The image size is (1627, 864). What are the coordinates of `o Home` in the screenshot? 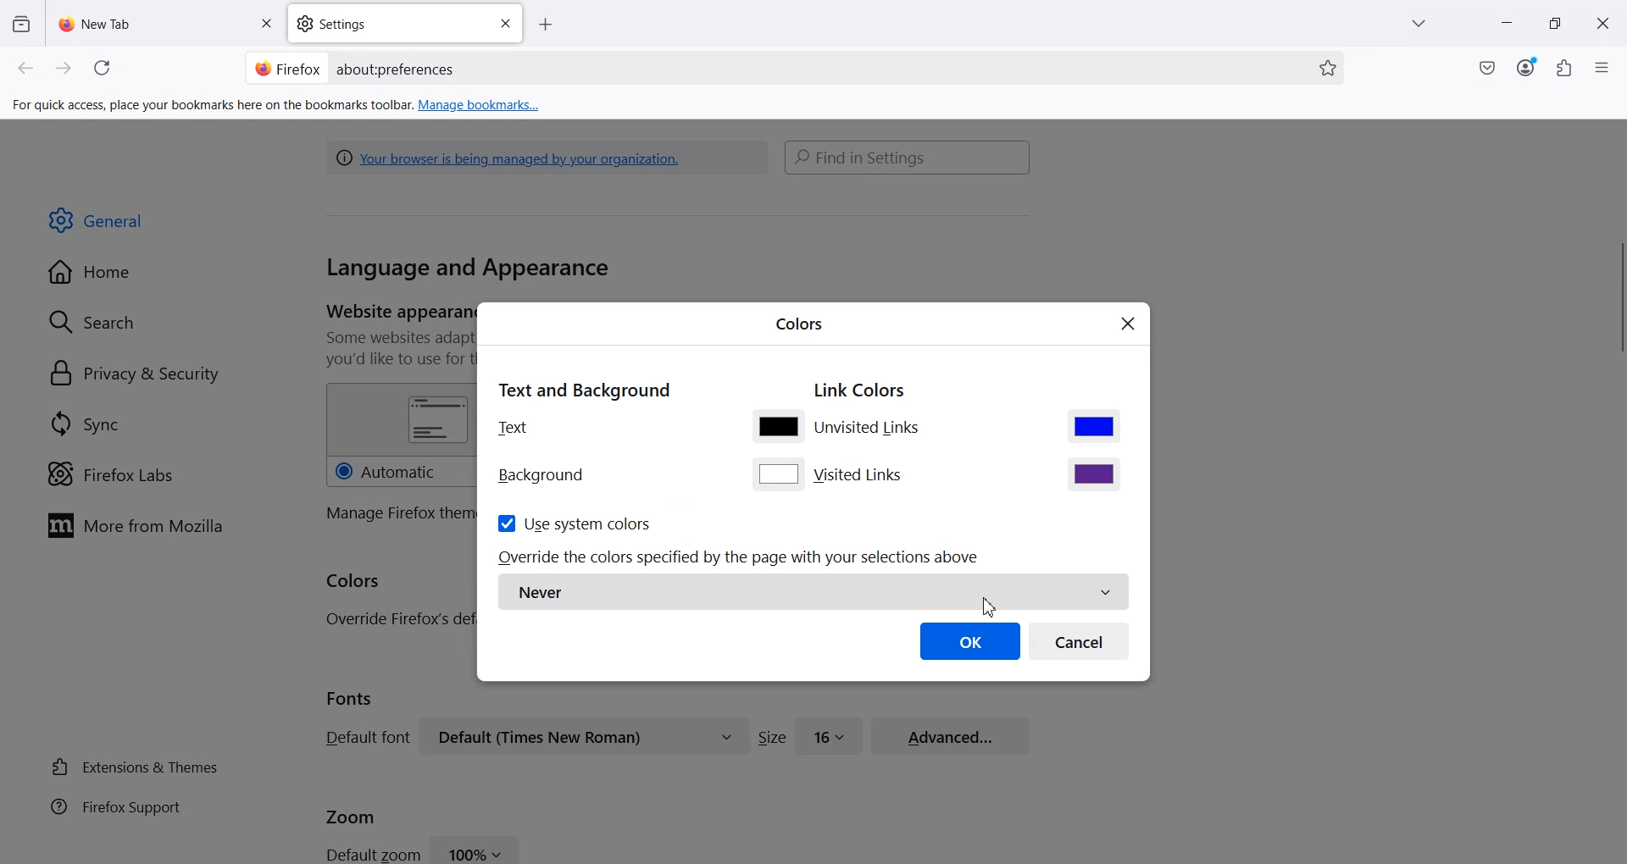 It's located at (92, 272).